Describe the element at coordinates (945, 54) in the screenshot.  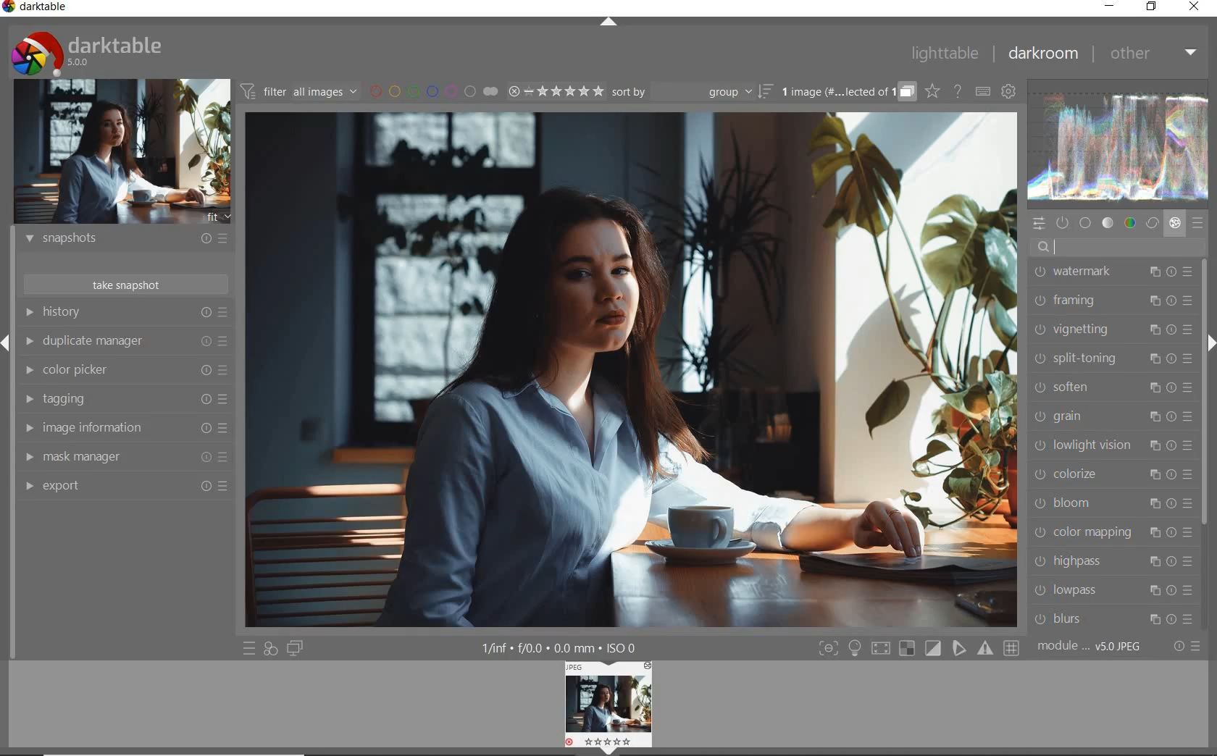
I see `lighttable` at that location.